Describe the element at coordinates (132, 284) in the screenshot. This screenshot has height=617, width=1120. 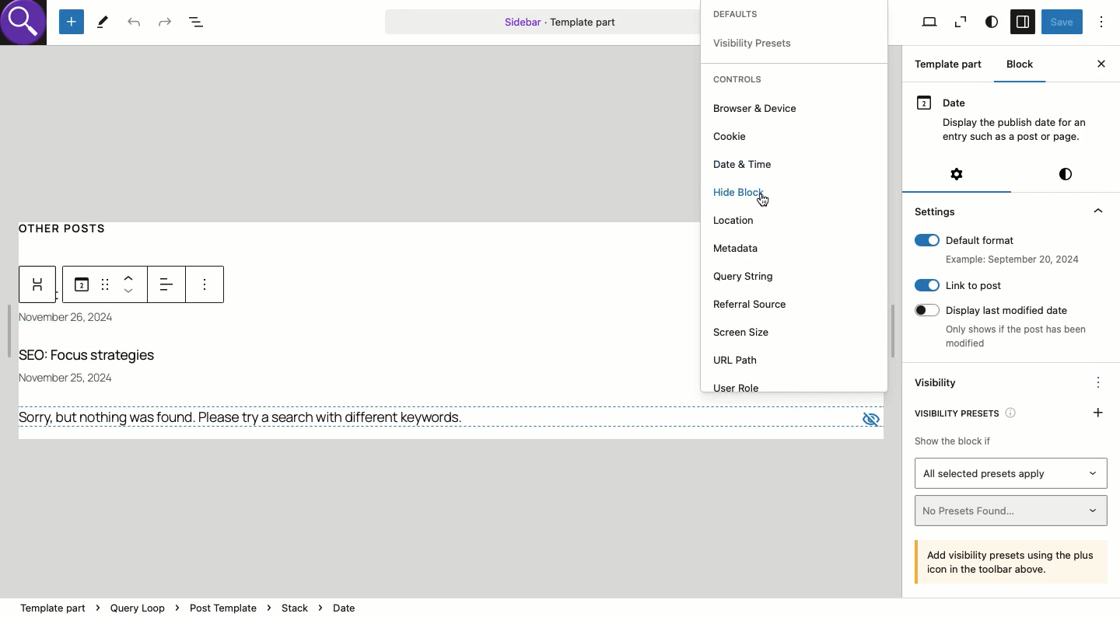
I see `Move up down` at that location.